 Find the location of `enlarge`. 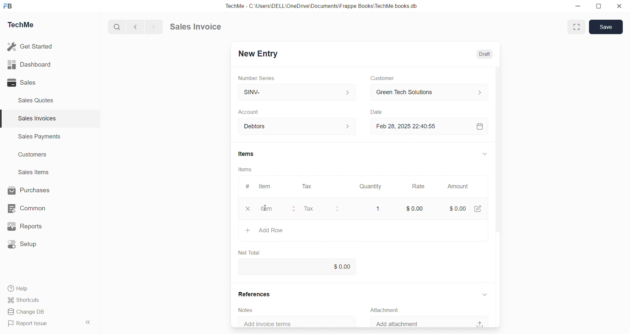

enlarge is located at coordinates (577, 27).